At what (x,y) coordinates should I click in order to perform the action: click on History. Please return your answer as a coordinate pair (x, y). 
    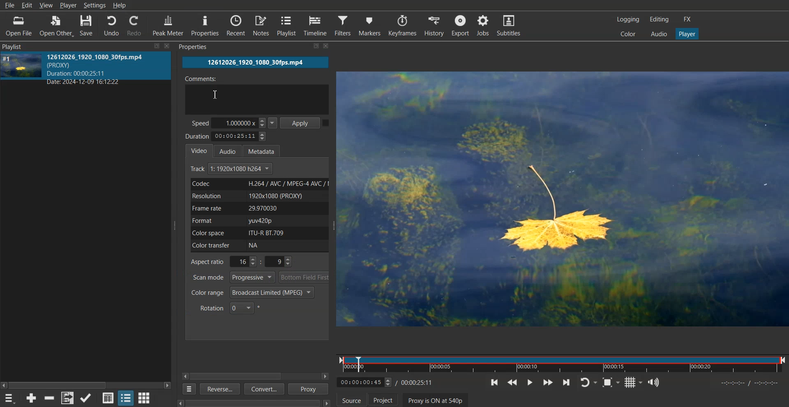
    Looking at the image, I should click on (432, 25).